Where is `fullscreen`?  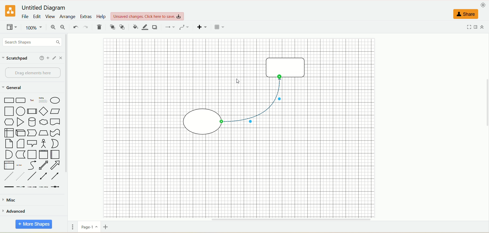
fullscreen is located at coordinates (468, 27).